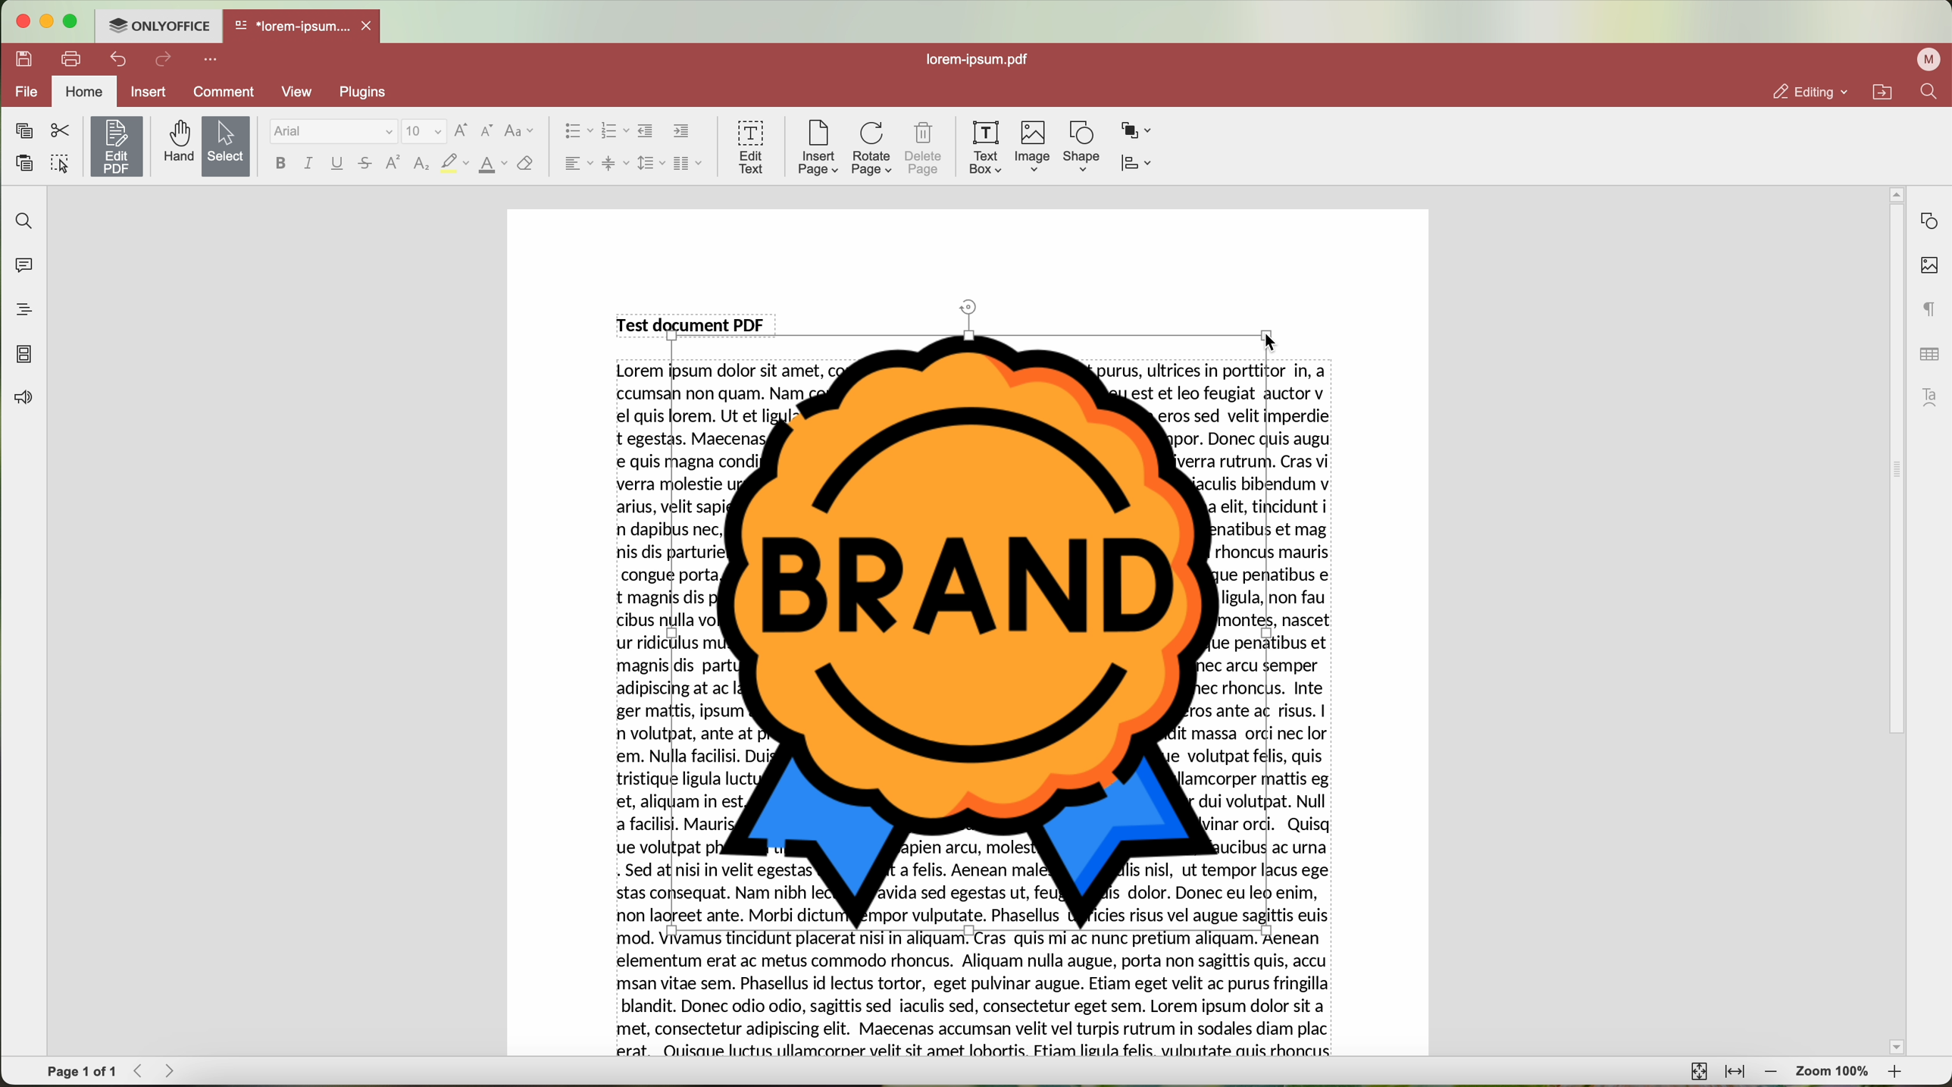 The image size is (1952, 1087). Describe the element at coordinates (1886, 92) in the screenshot. I see `open file location` at that location.